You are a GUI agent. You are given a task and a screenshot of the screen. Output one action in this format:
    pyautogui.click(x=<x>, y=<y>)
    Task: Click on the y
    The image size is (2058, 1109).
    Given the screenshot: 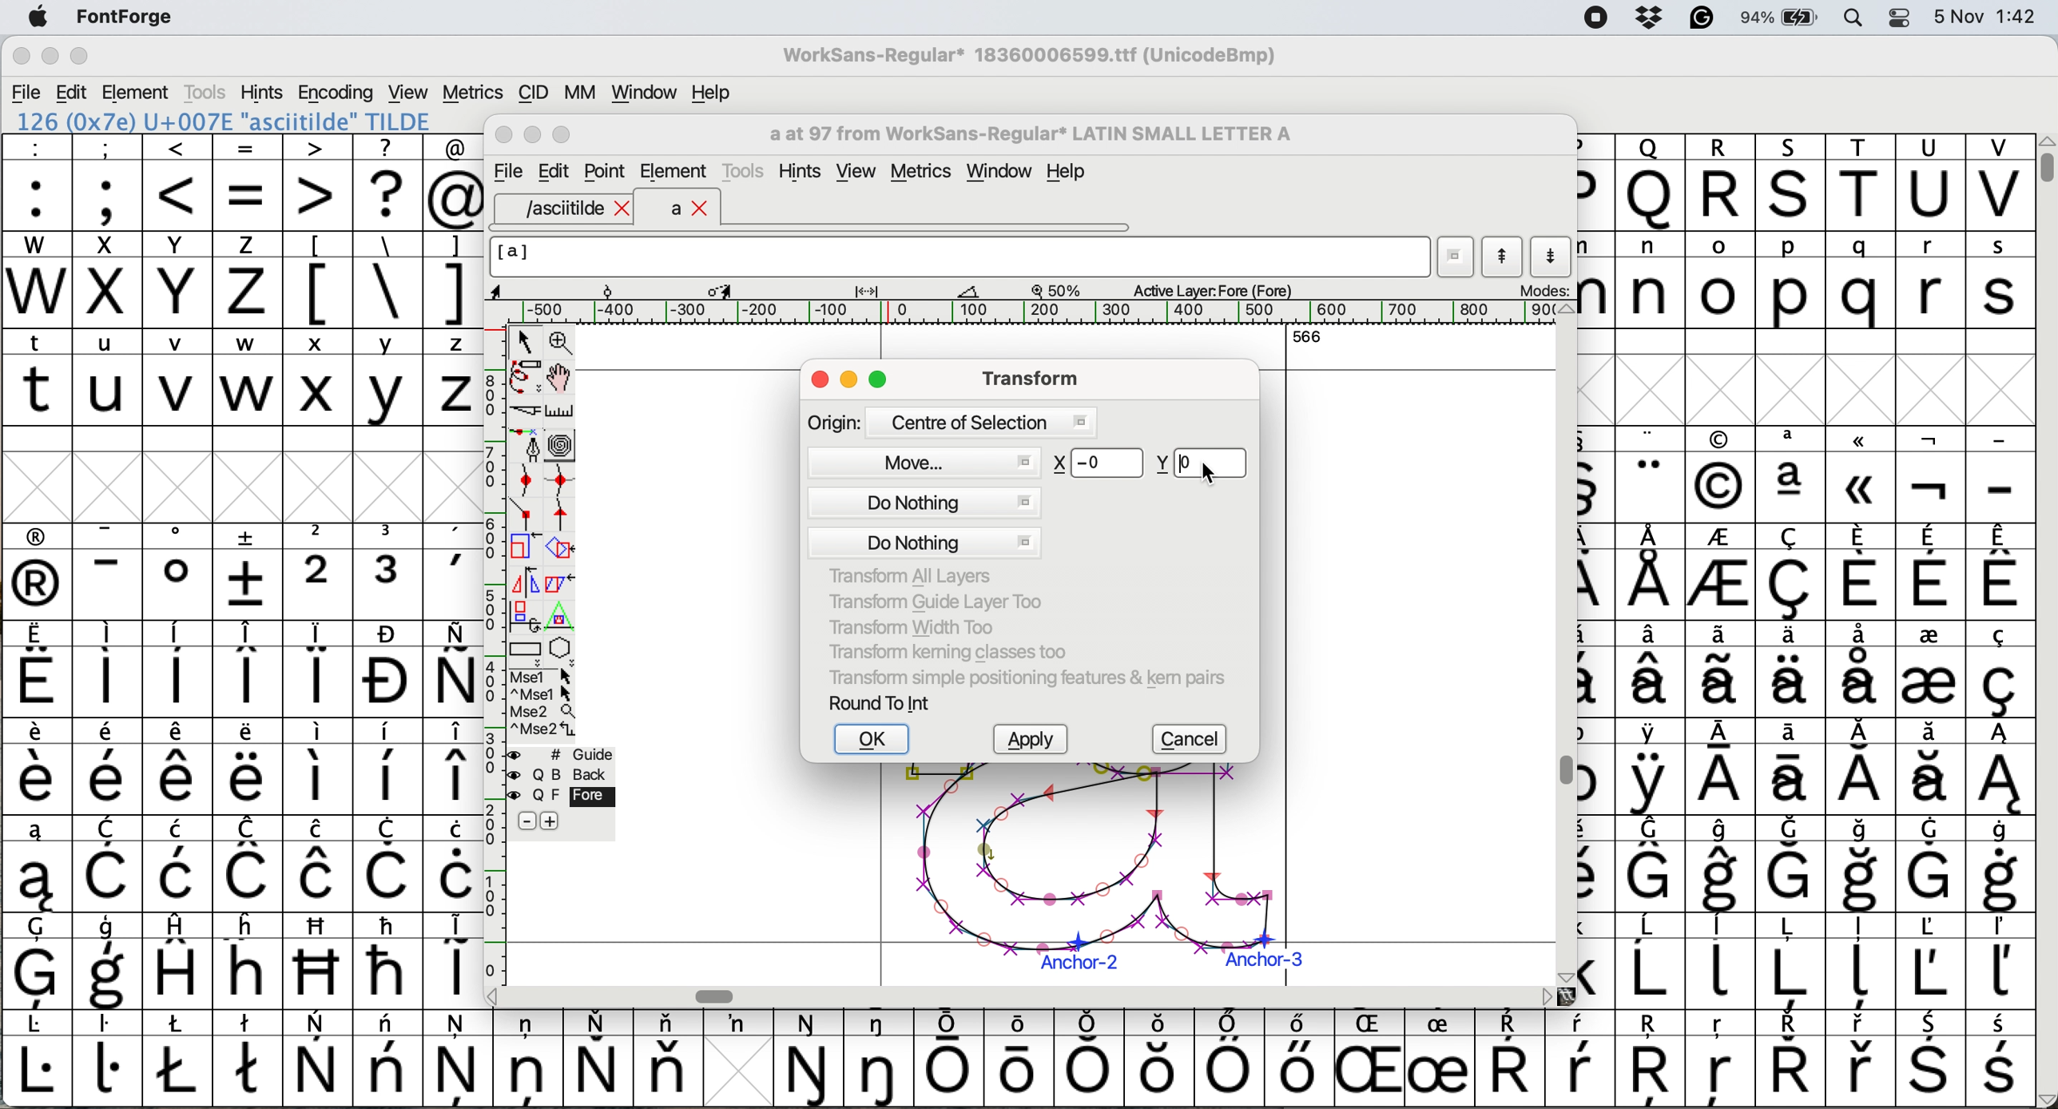 What is the action you would take?
    pyautogui.click(x=385, y=378)
    